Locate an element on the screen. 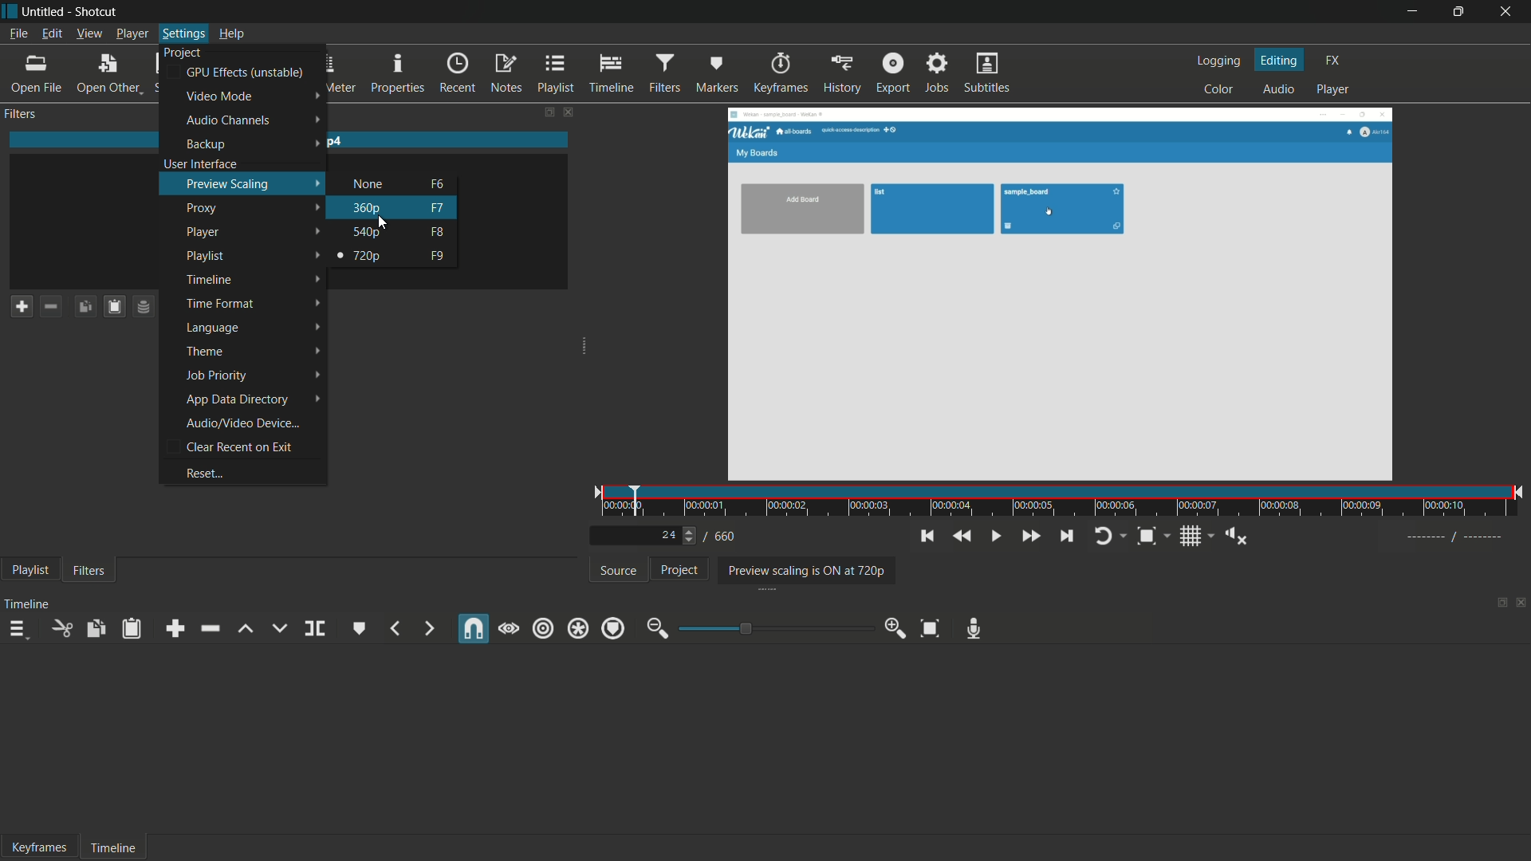 This screenshot has height=861, width=1531. timeline is located at coordinates (114, 849).